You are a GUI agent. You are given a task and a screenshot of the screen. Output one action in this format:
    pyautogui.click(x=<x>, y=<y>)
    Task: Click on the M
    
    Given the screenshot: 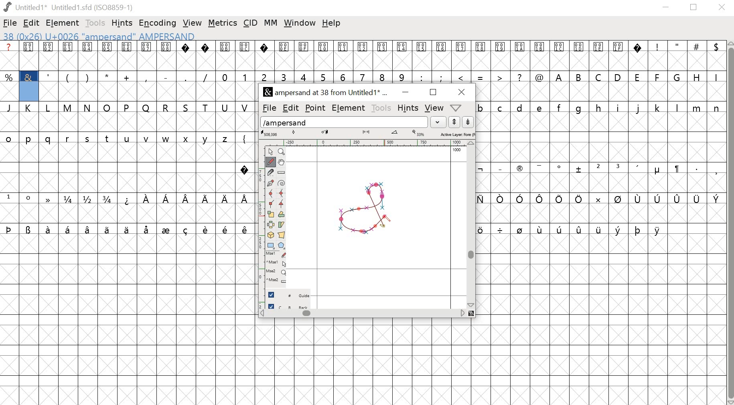 What is the action you would take?
    pyautogui.click(x=68, y=107)
    